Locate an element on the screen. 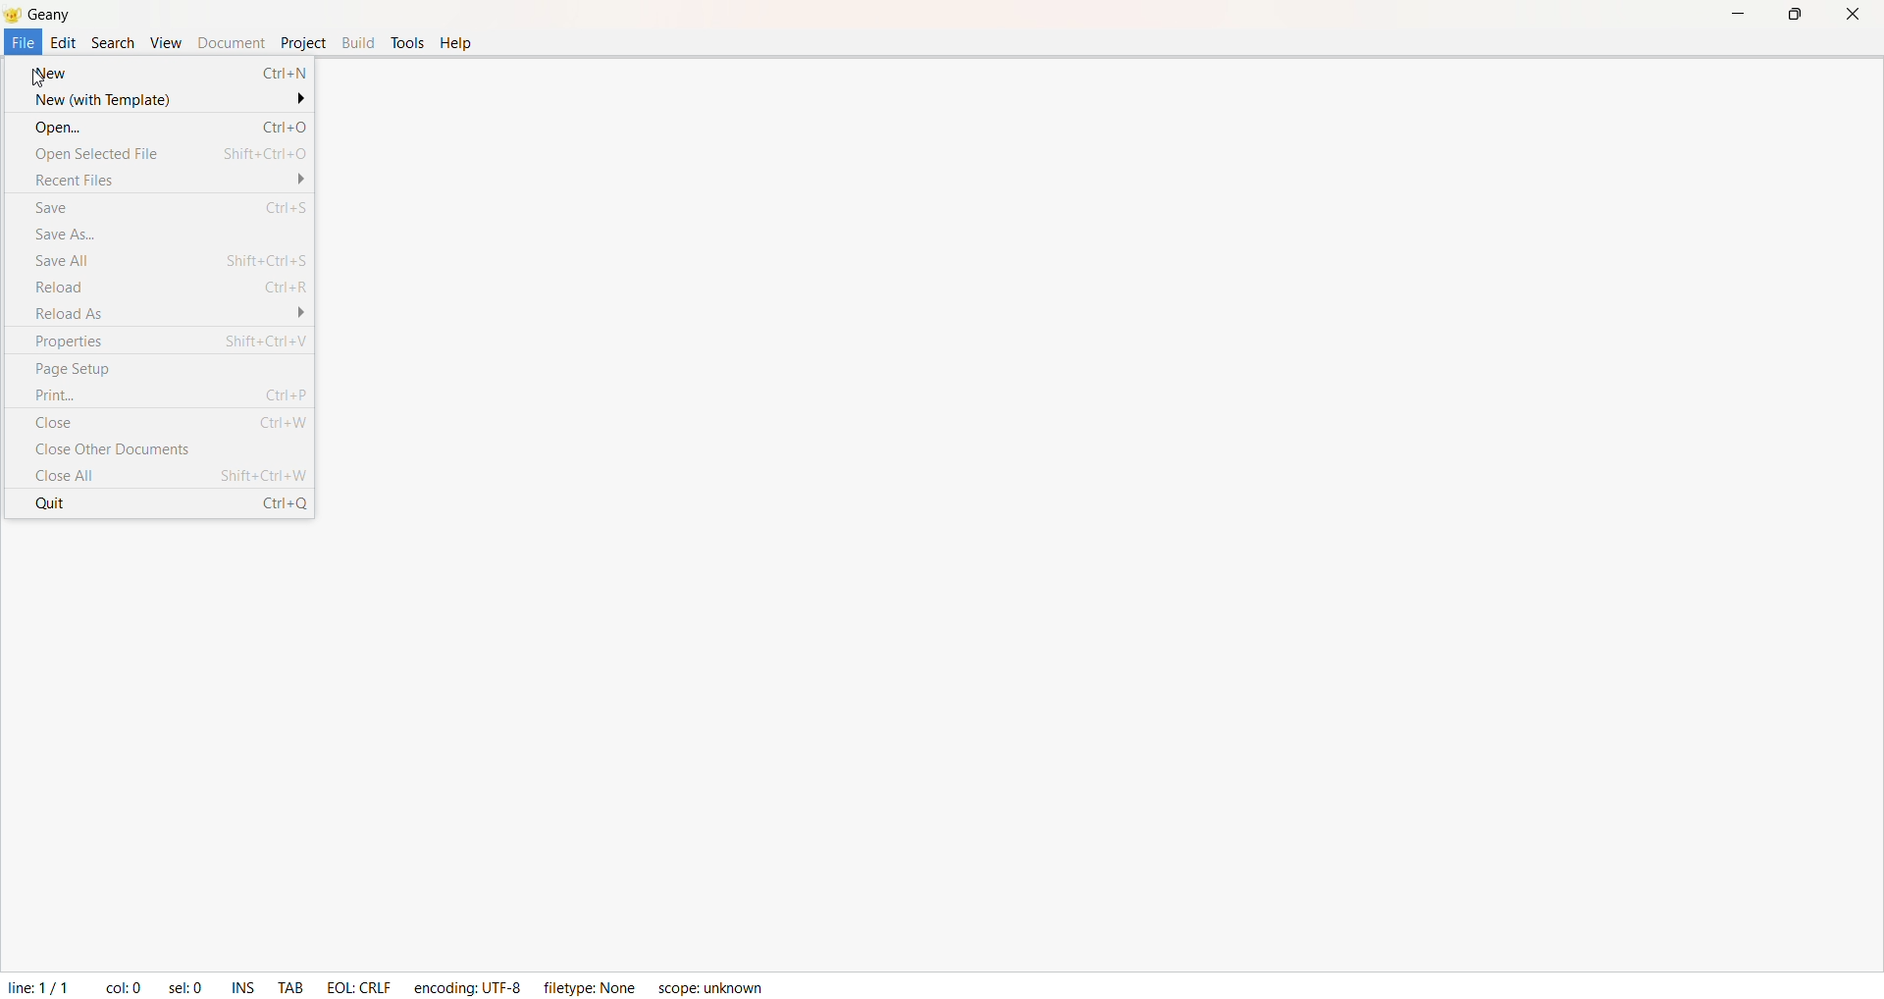 Image resolution: width=1884 pixels, height=999 pixels. Recent File is located at coordinates (172, 179).